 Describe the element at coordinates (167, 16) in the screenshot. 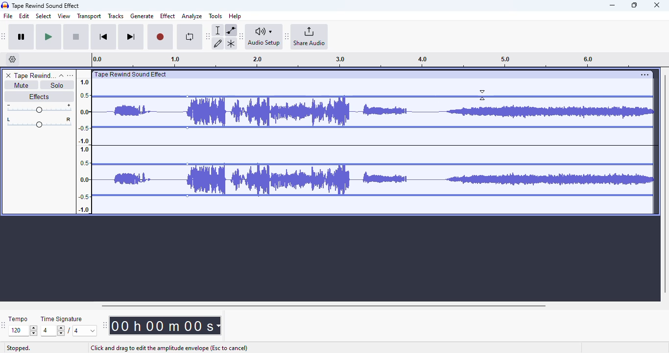

I see `effect` at that location.